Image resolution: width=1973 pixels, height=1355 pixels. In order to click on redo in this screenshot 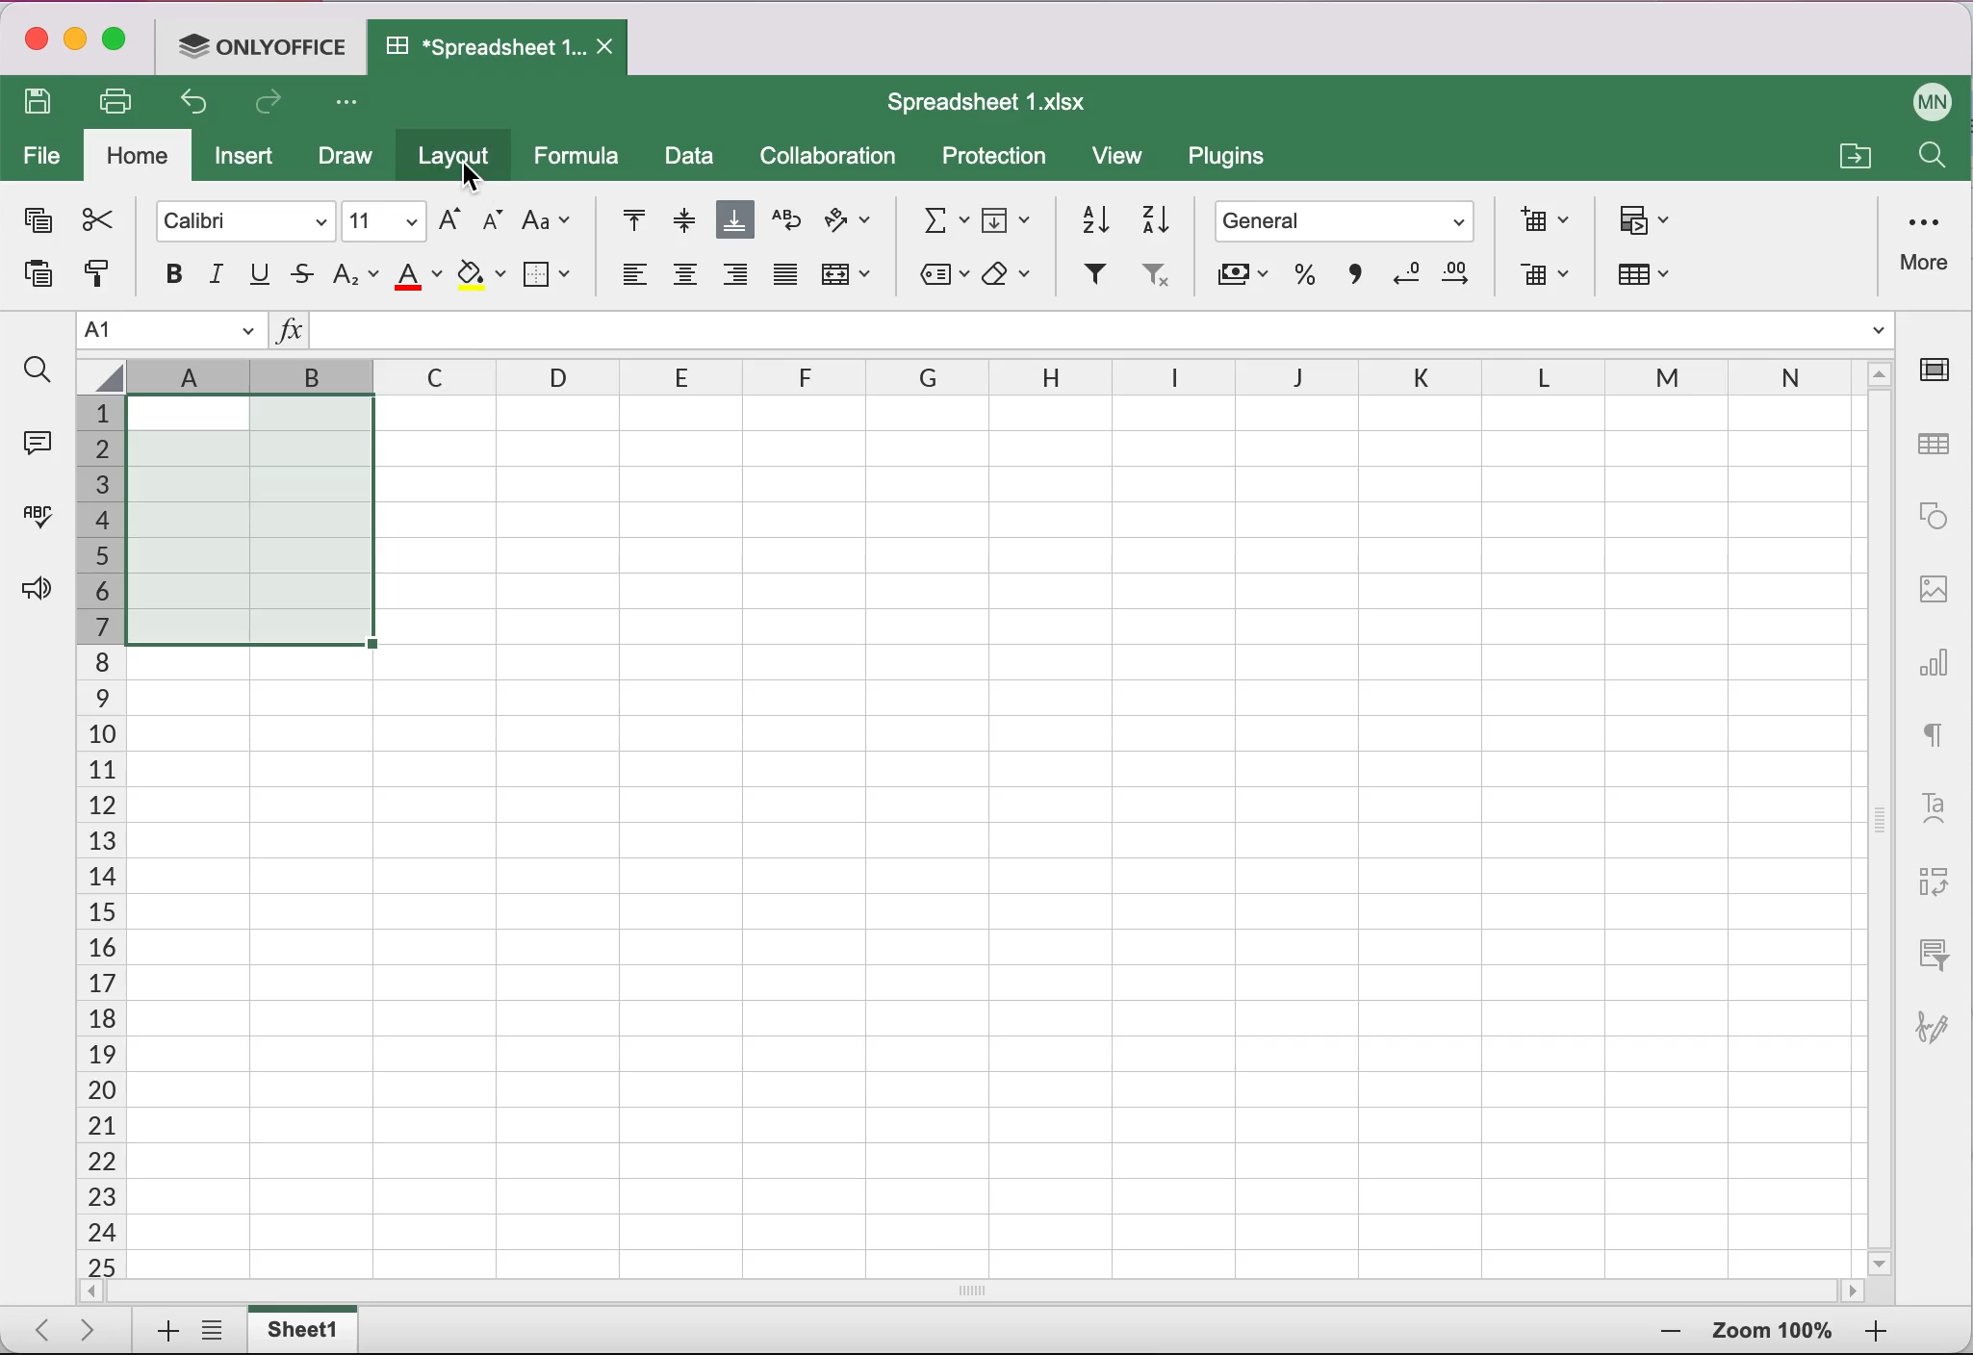, I will do `click(273, 107)`.